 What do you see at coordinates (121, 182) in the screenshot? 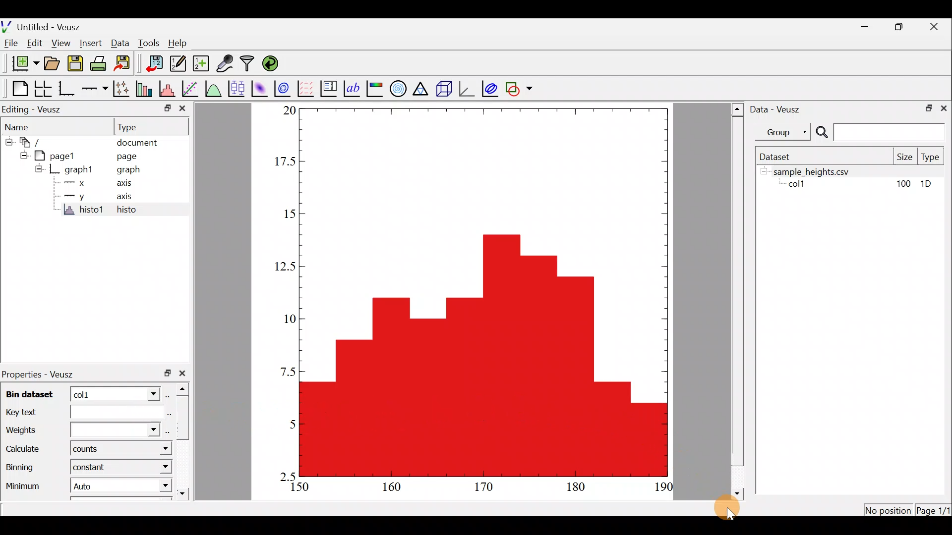
I see `axis` at bounding box center [121, 182].